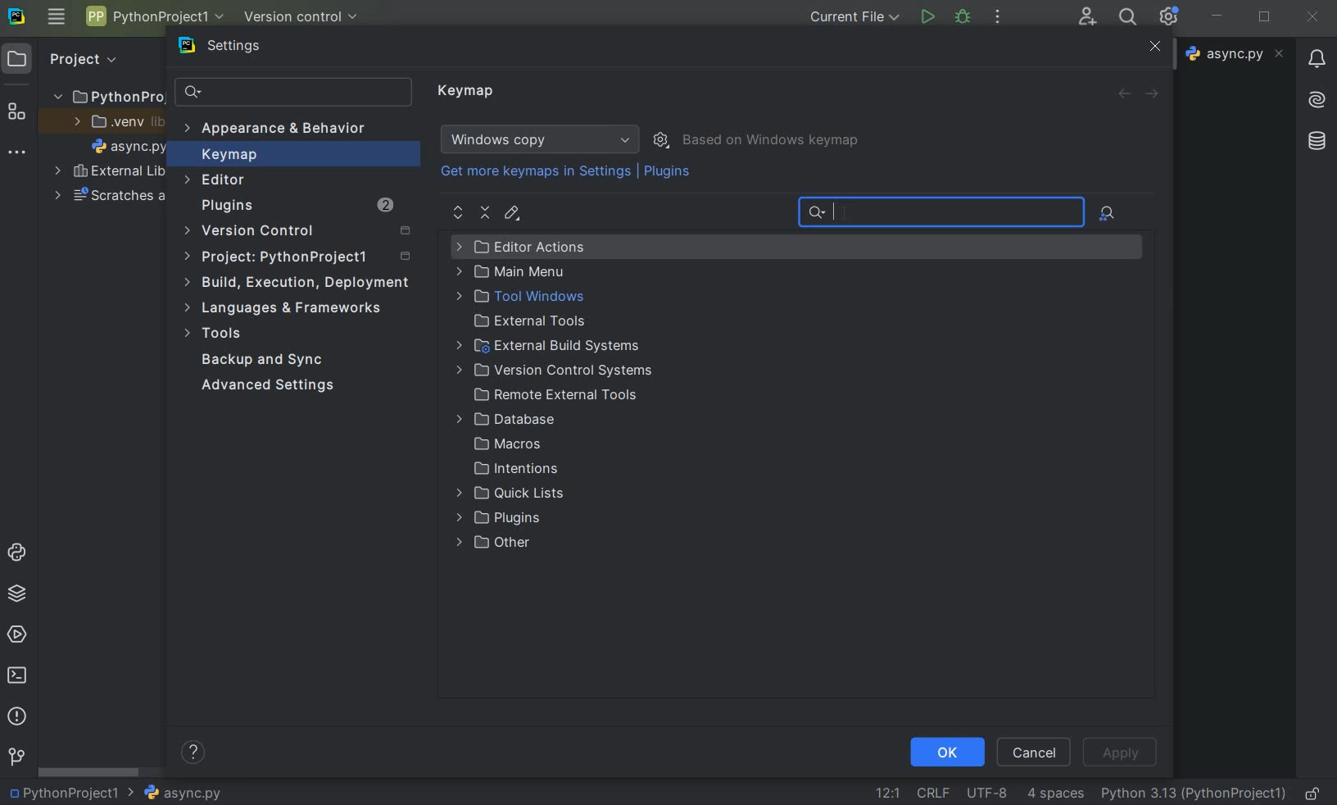  I want to click on python packages, so click(20, 594).